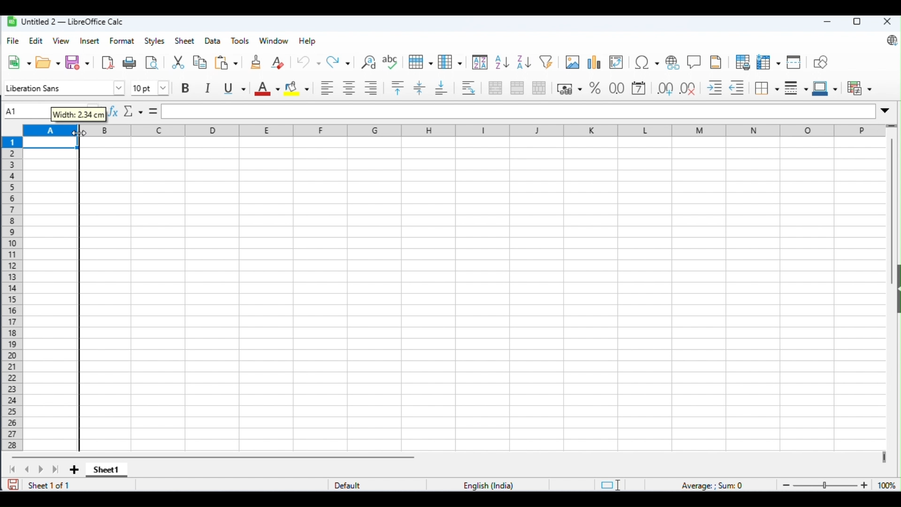 The width and height of the screenshot is (901, 507). What do you see at coordinates (826, 23) in the screenshot?
I see `minimize` at bounding box center [826, 23].